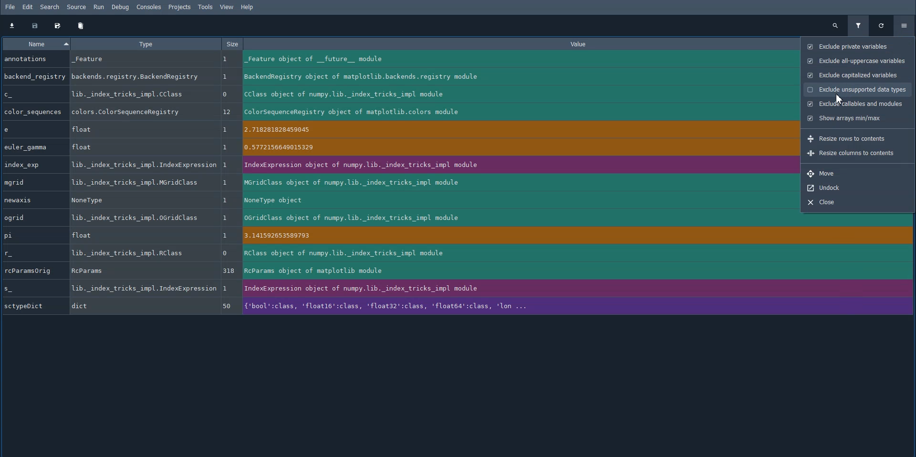  I want to click on _Feature object of _ future__ module, so click(507, 60).